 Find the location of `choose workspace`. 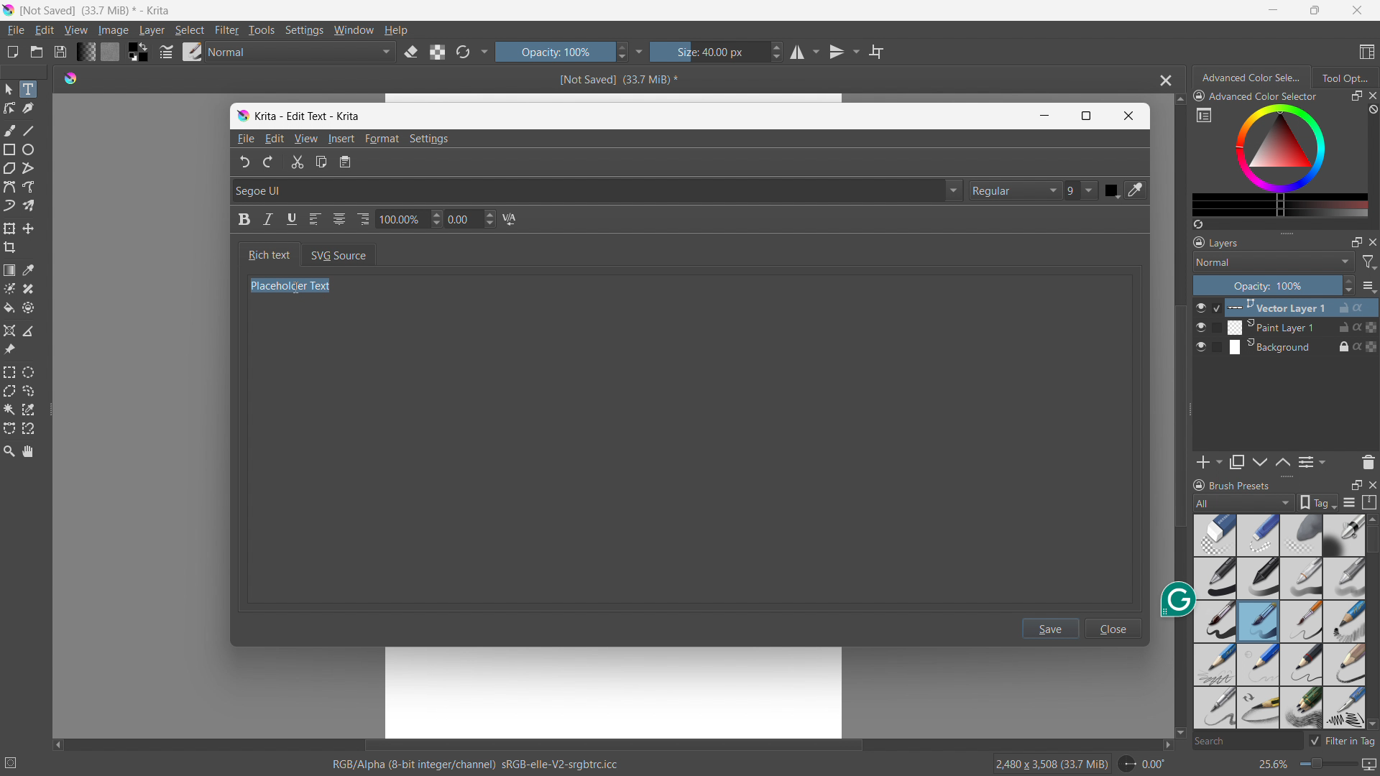

choose workspace is located at coordinates (1366, 52).